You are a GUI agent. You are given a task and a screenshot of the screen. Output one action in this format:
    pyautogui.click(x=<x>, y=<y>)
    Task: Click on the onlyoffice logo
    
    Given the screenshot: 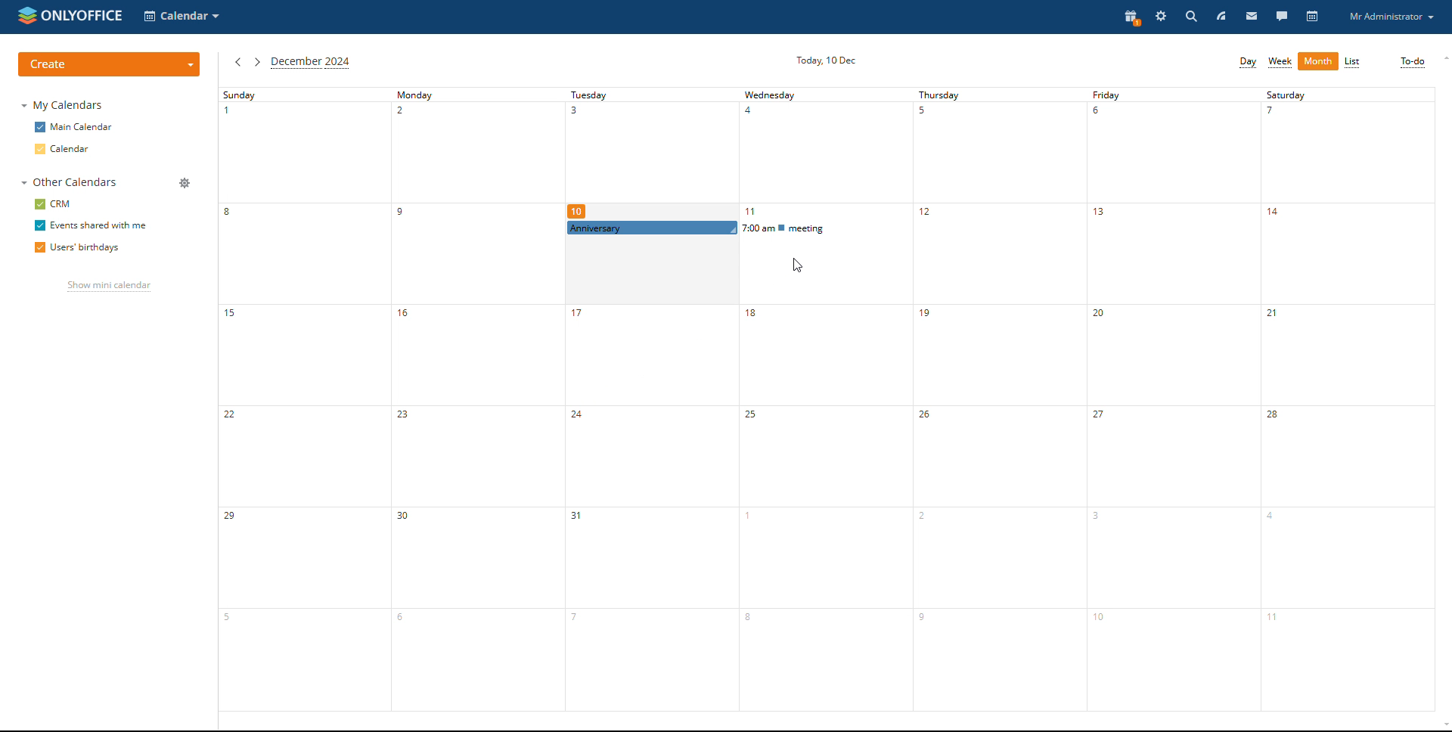 What is the action you would take?
    pyautogui.click(x=28, y=16)
    